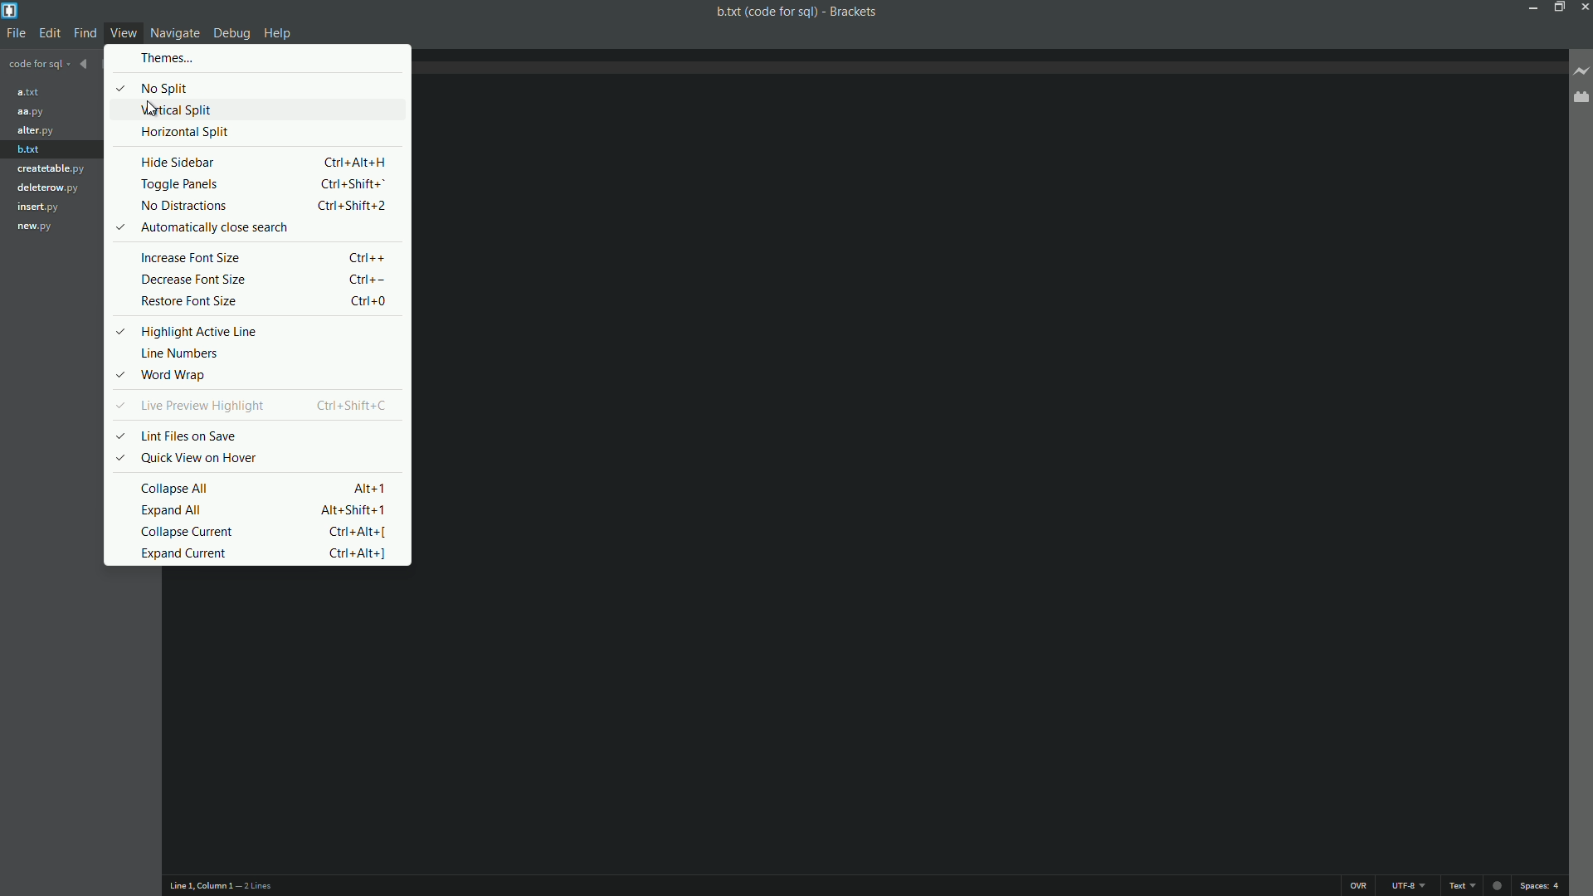  I want to click on Selected, so click(118, 90).